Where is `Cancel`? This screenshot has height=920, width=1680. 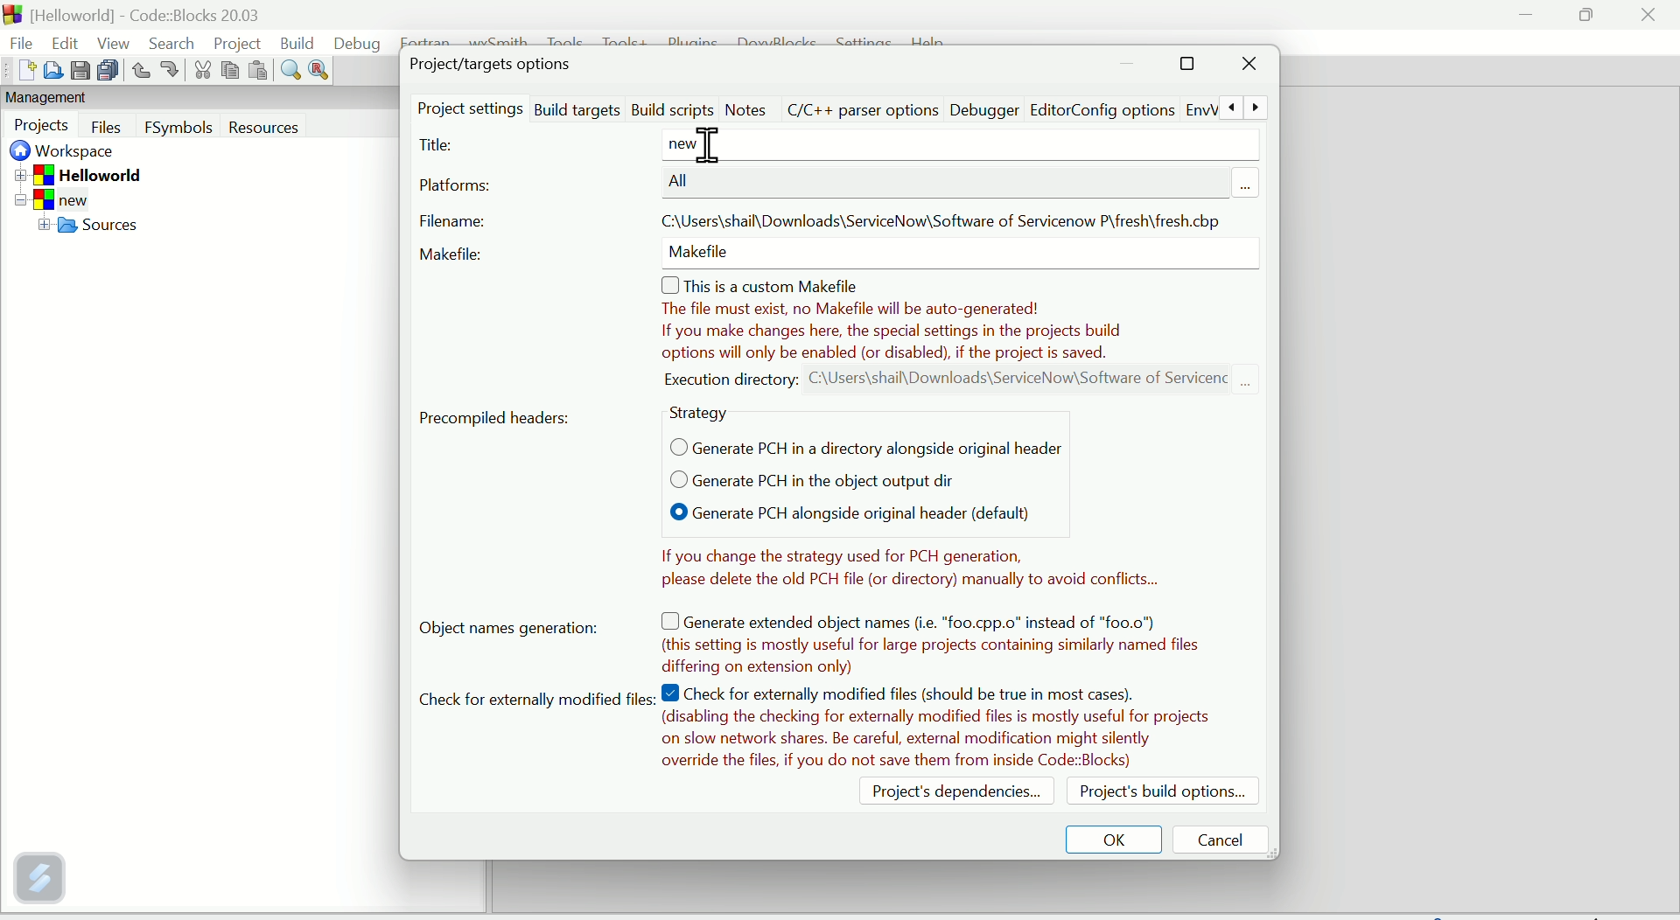
Cancel is located at coordinates (1222, 838).